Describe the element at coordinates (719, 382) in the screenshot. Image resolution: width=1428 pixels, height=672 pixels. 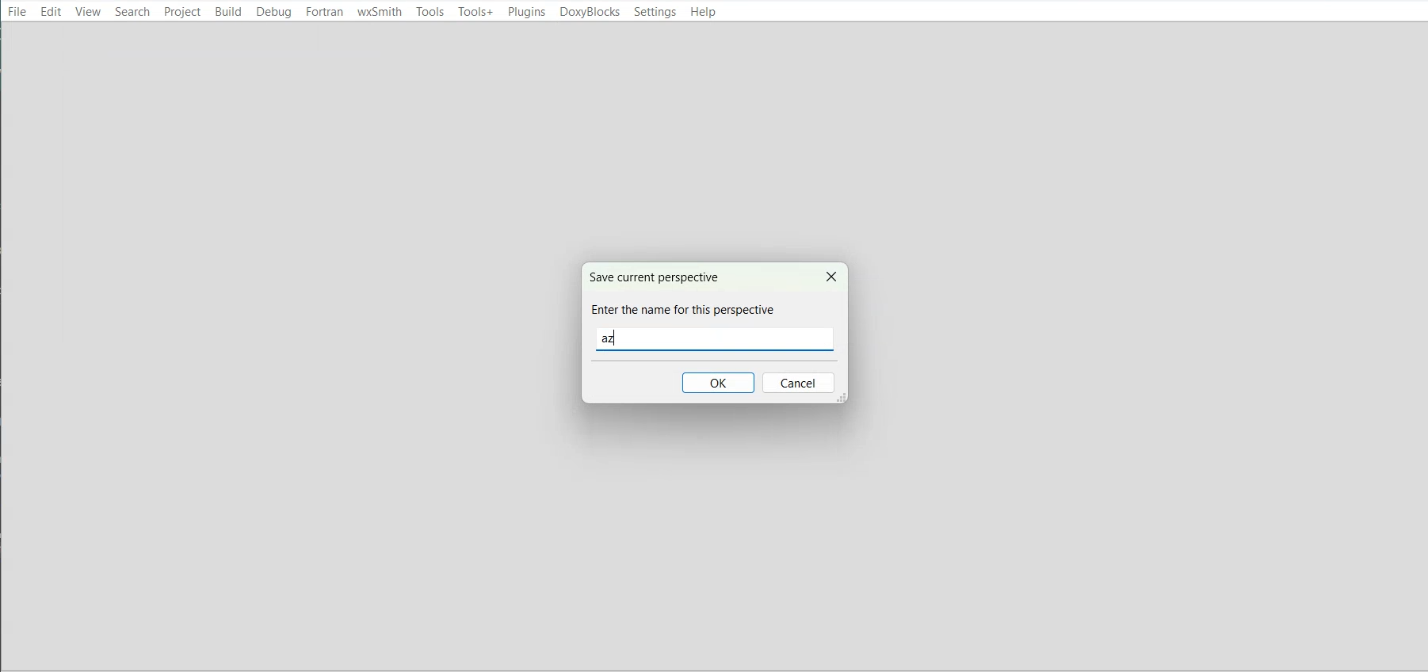
I see `OK` at that location.